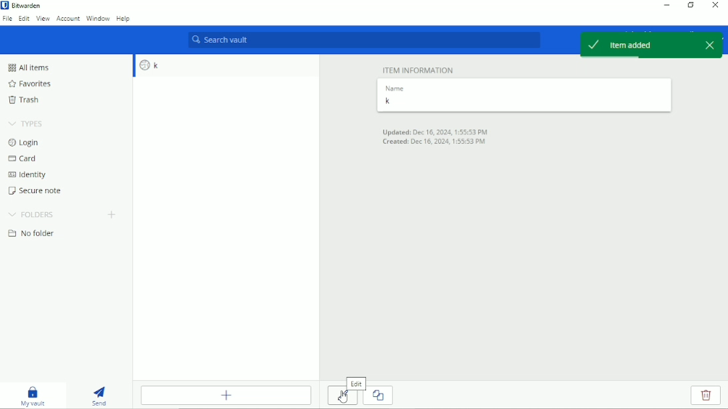 This screenshot has height=409, width=728. What do you see at coordinates (706, 396) in the screenshot?
I see `Delete` at bounding box center [706, 396].